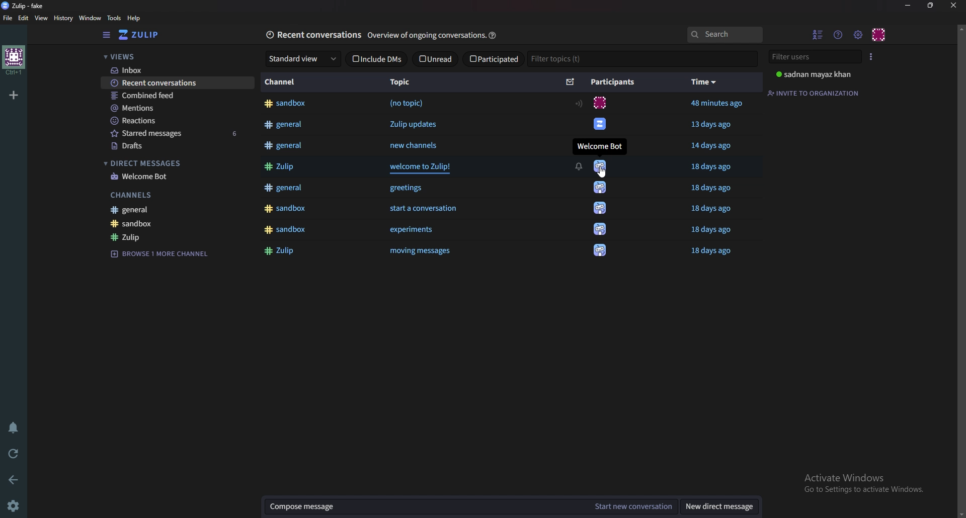  Describe the element at coordinates (180, 223) in the screenshot. I see `sandbox` at that location.